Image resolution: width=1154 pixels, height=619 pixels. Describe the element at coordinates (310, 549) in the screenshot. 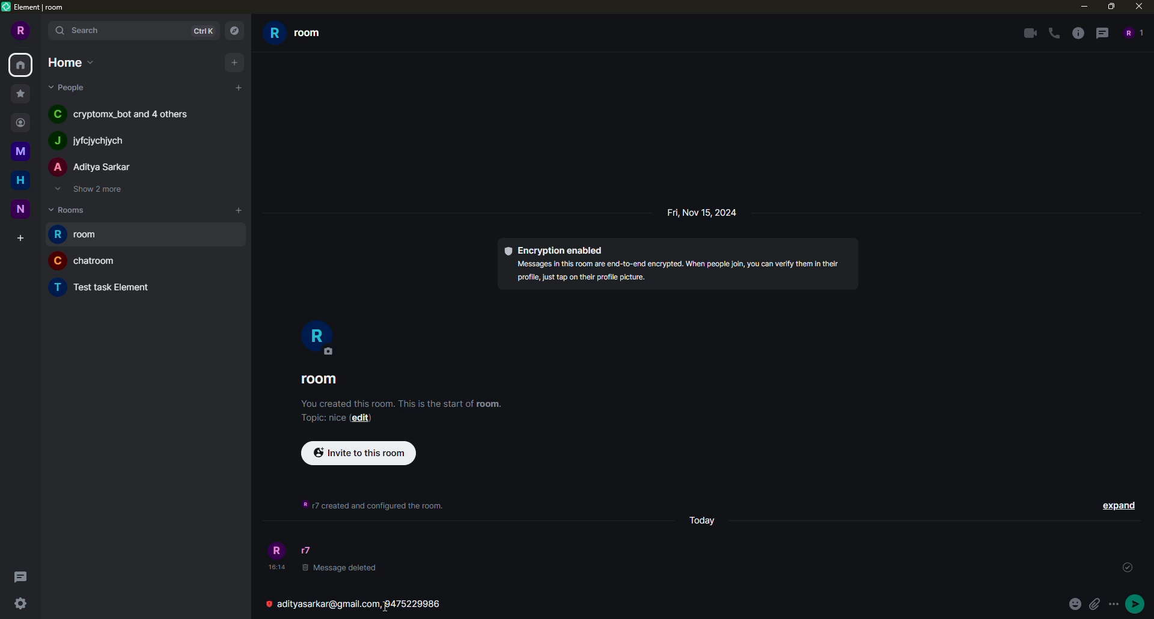

I see `people` at that location.